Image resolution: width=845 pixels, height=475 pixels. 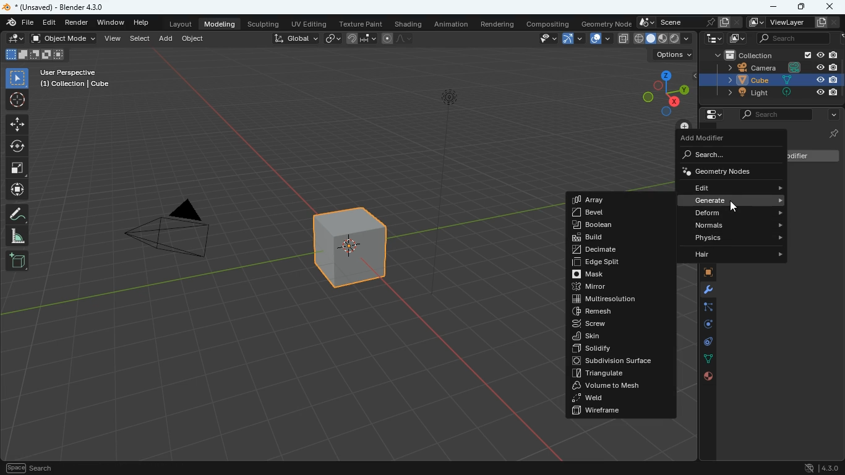 I want to click on tech, so click(x=710, y=39).